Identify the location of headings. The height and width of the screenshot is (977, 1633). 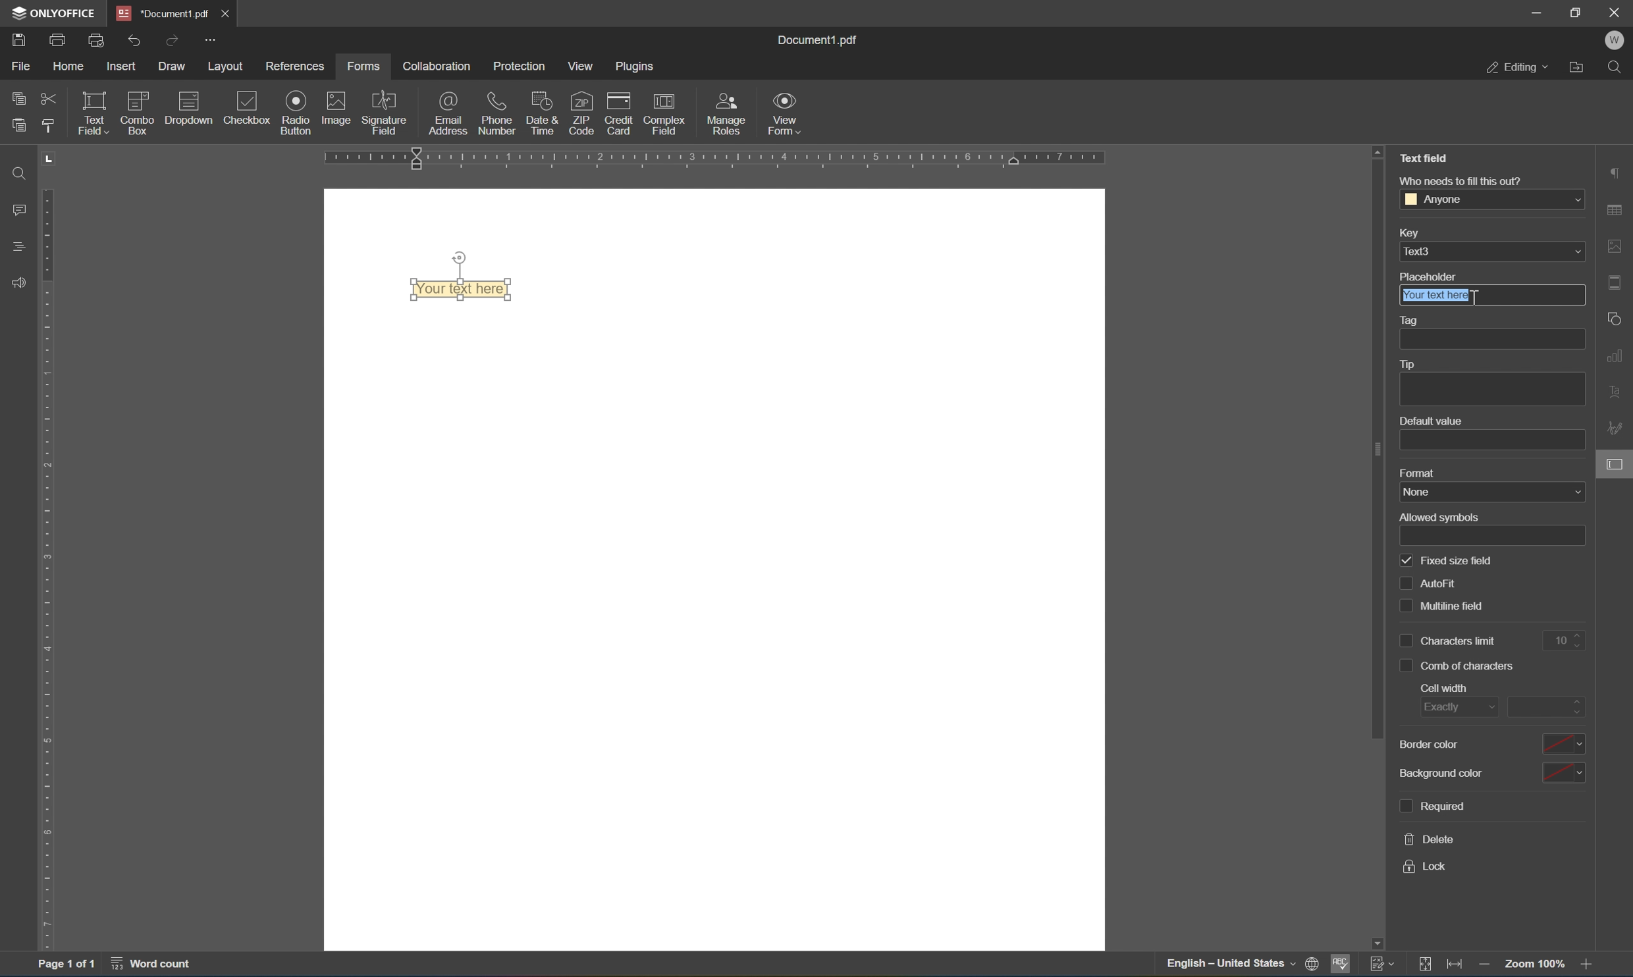
(16, 247).